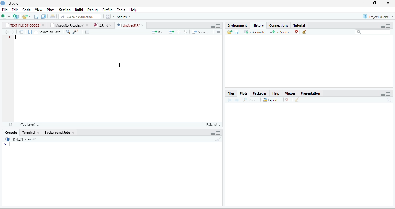 The width and height of the screenshot is (395, 209). I want to click on Export, so click(272, 100).